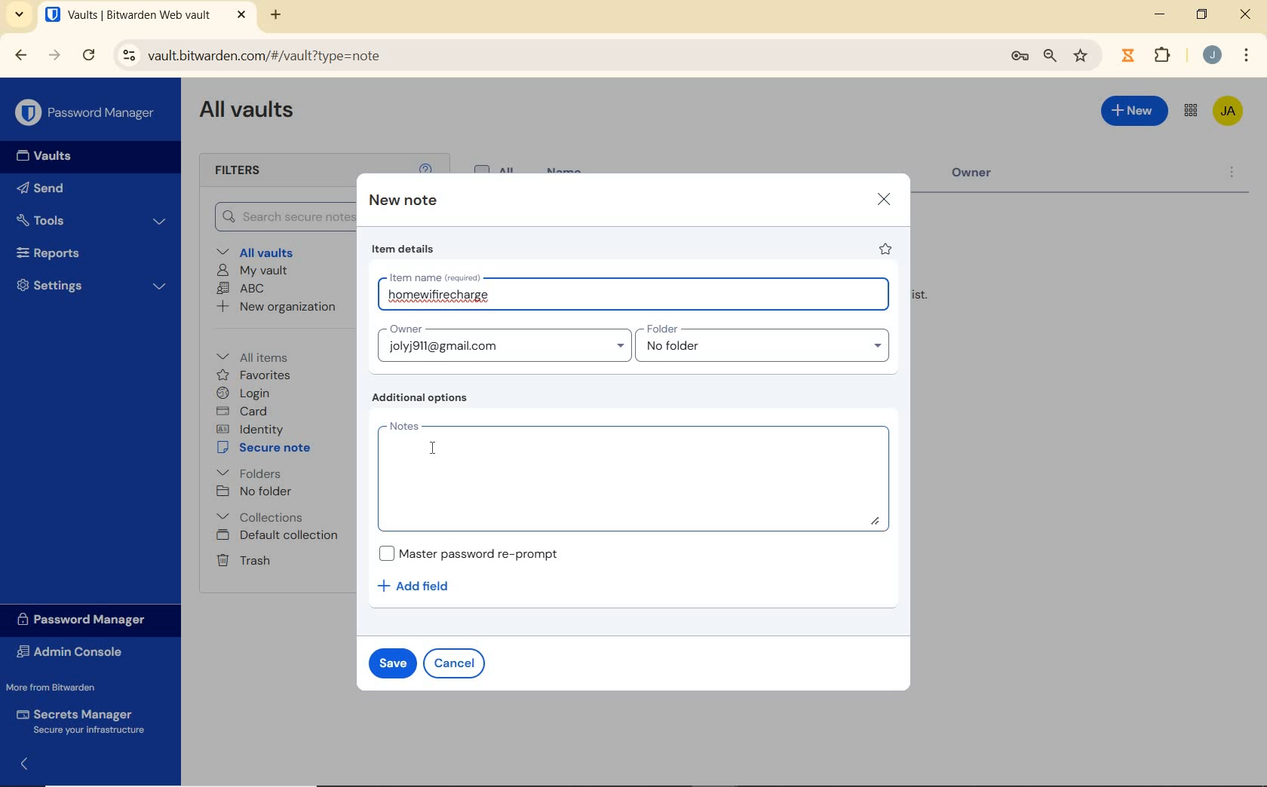 This screenshot has height=787, width=1267. I want to click on toggle between admin console and password manager, so click(1191, 112).